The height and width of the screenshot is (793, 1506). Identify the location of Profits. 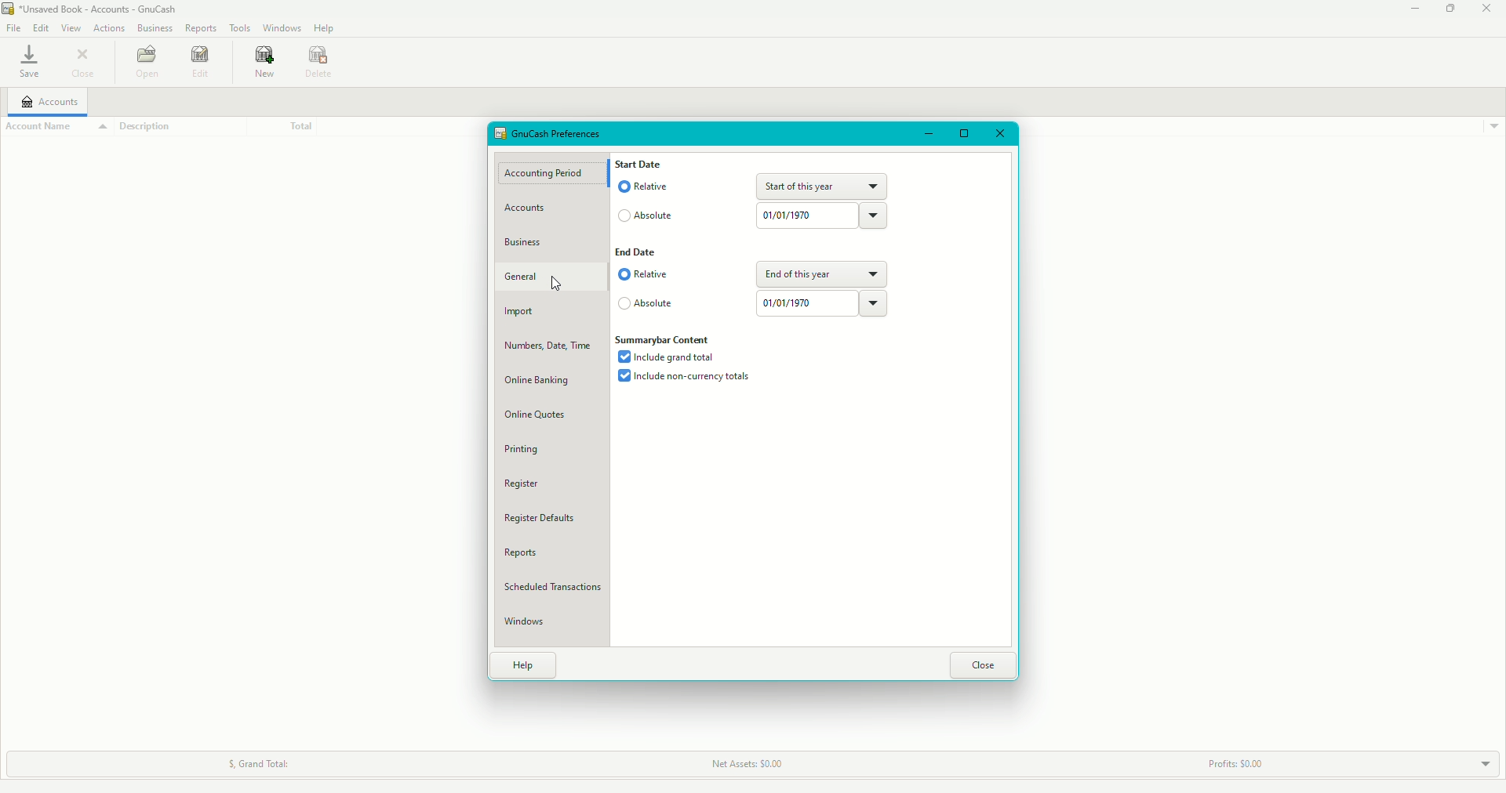
(1228, 764).